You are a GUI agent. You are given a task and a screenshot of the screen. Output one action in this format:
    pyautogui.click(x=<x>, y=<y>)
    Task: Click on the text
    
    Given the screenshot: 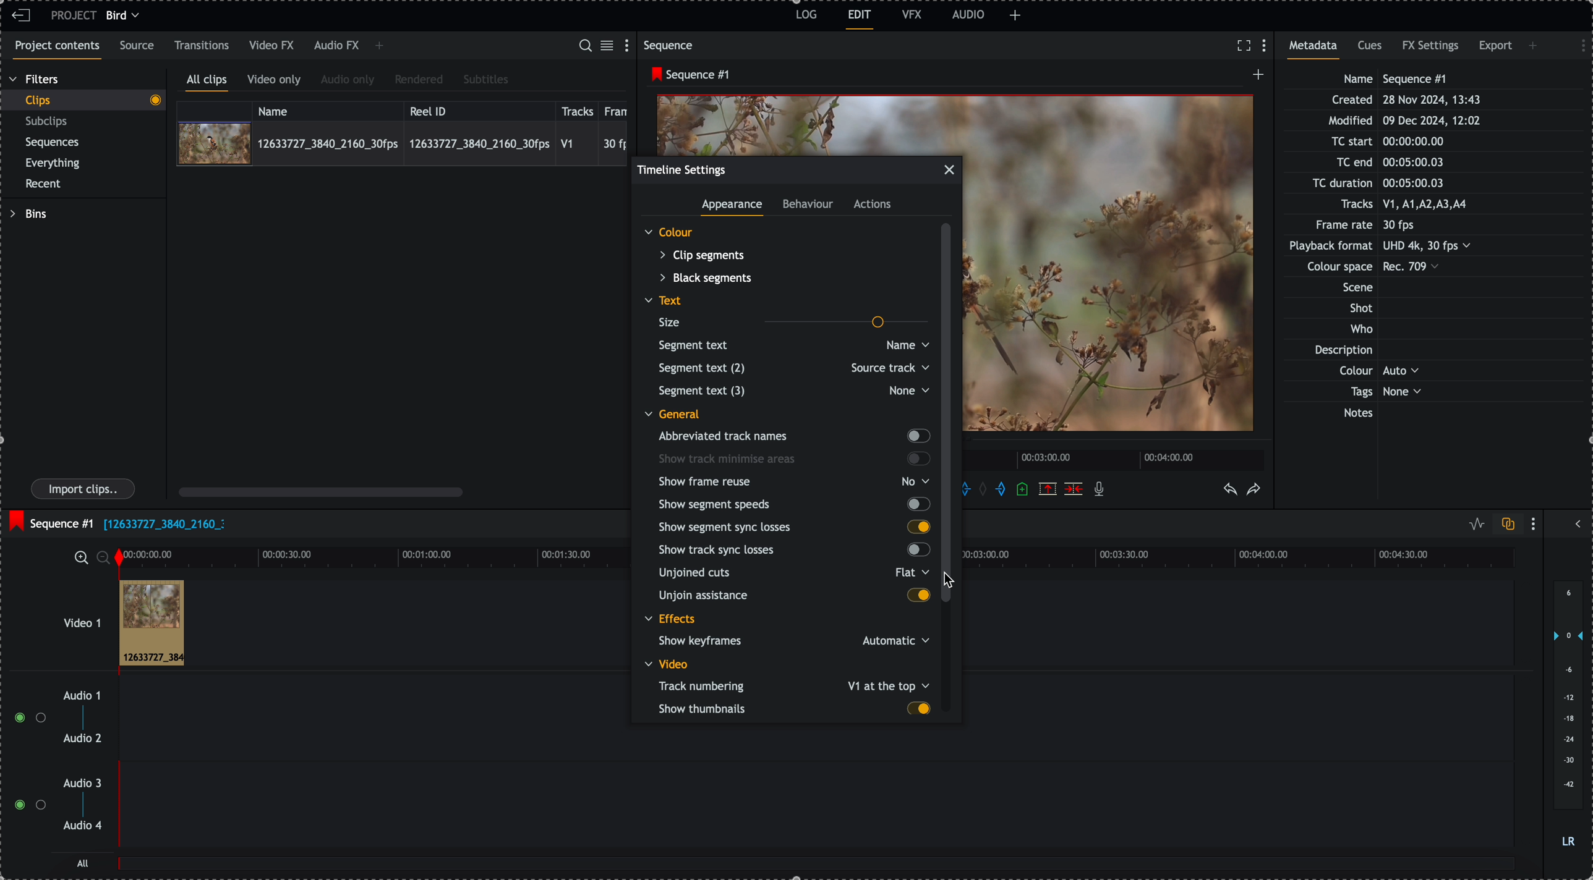 What is the action you would take?
    pyautogui.click(x=667, y=302)
    